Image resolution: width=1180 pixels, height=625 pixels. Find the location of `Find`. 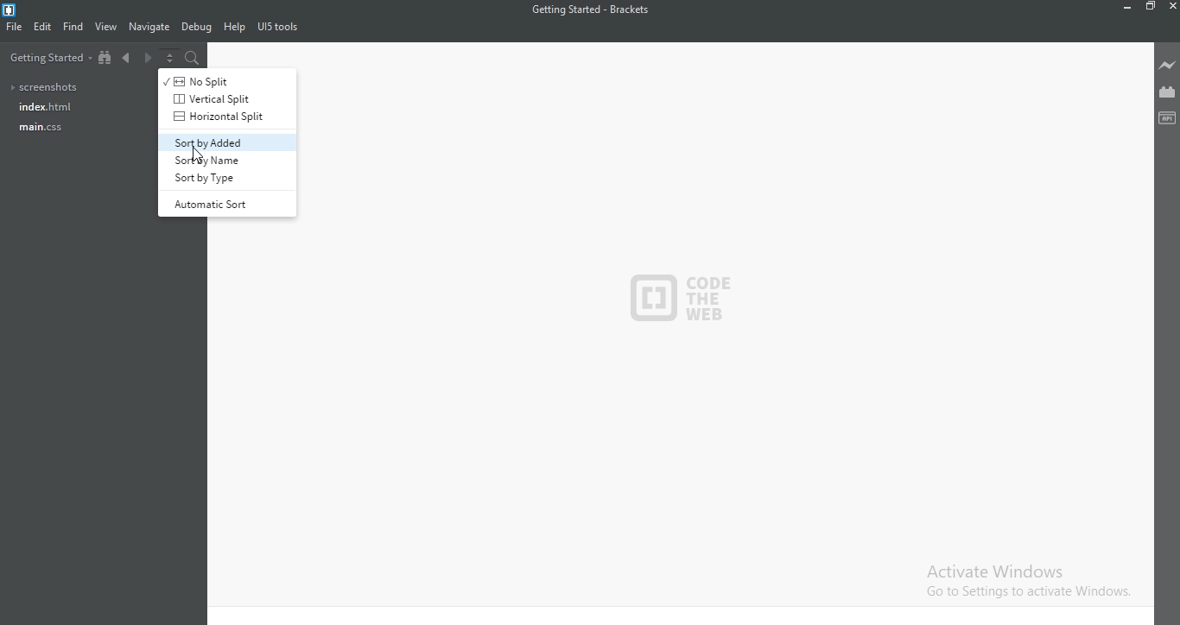

Find is located at coordinates (73, 26).